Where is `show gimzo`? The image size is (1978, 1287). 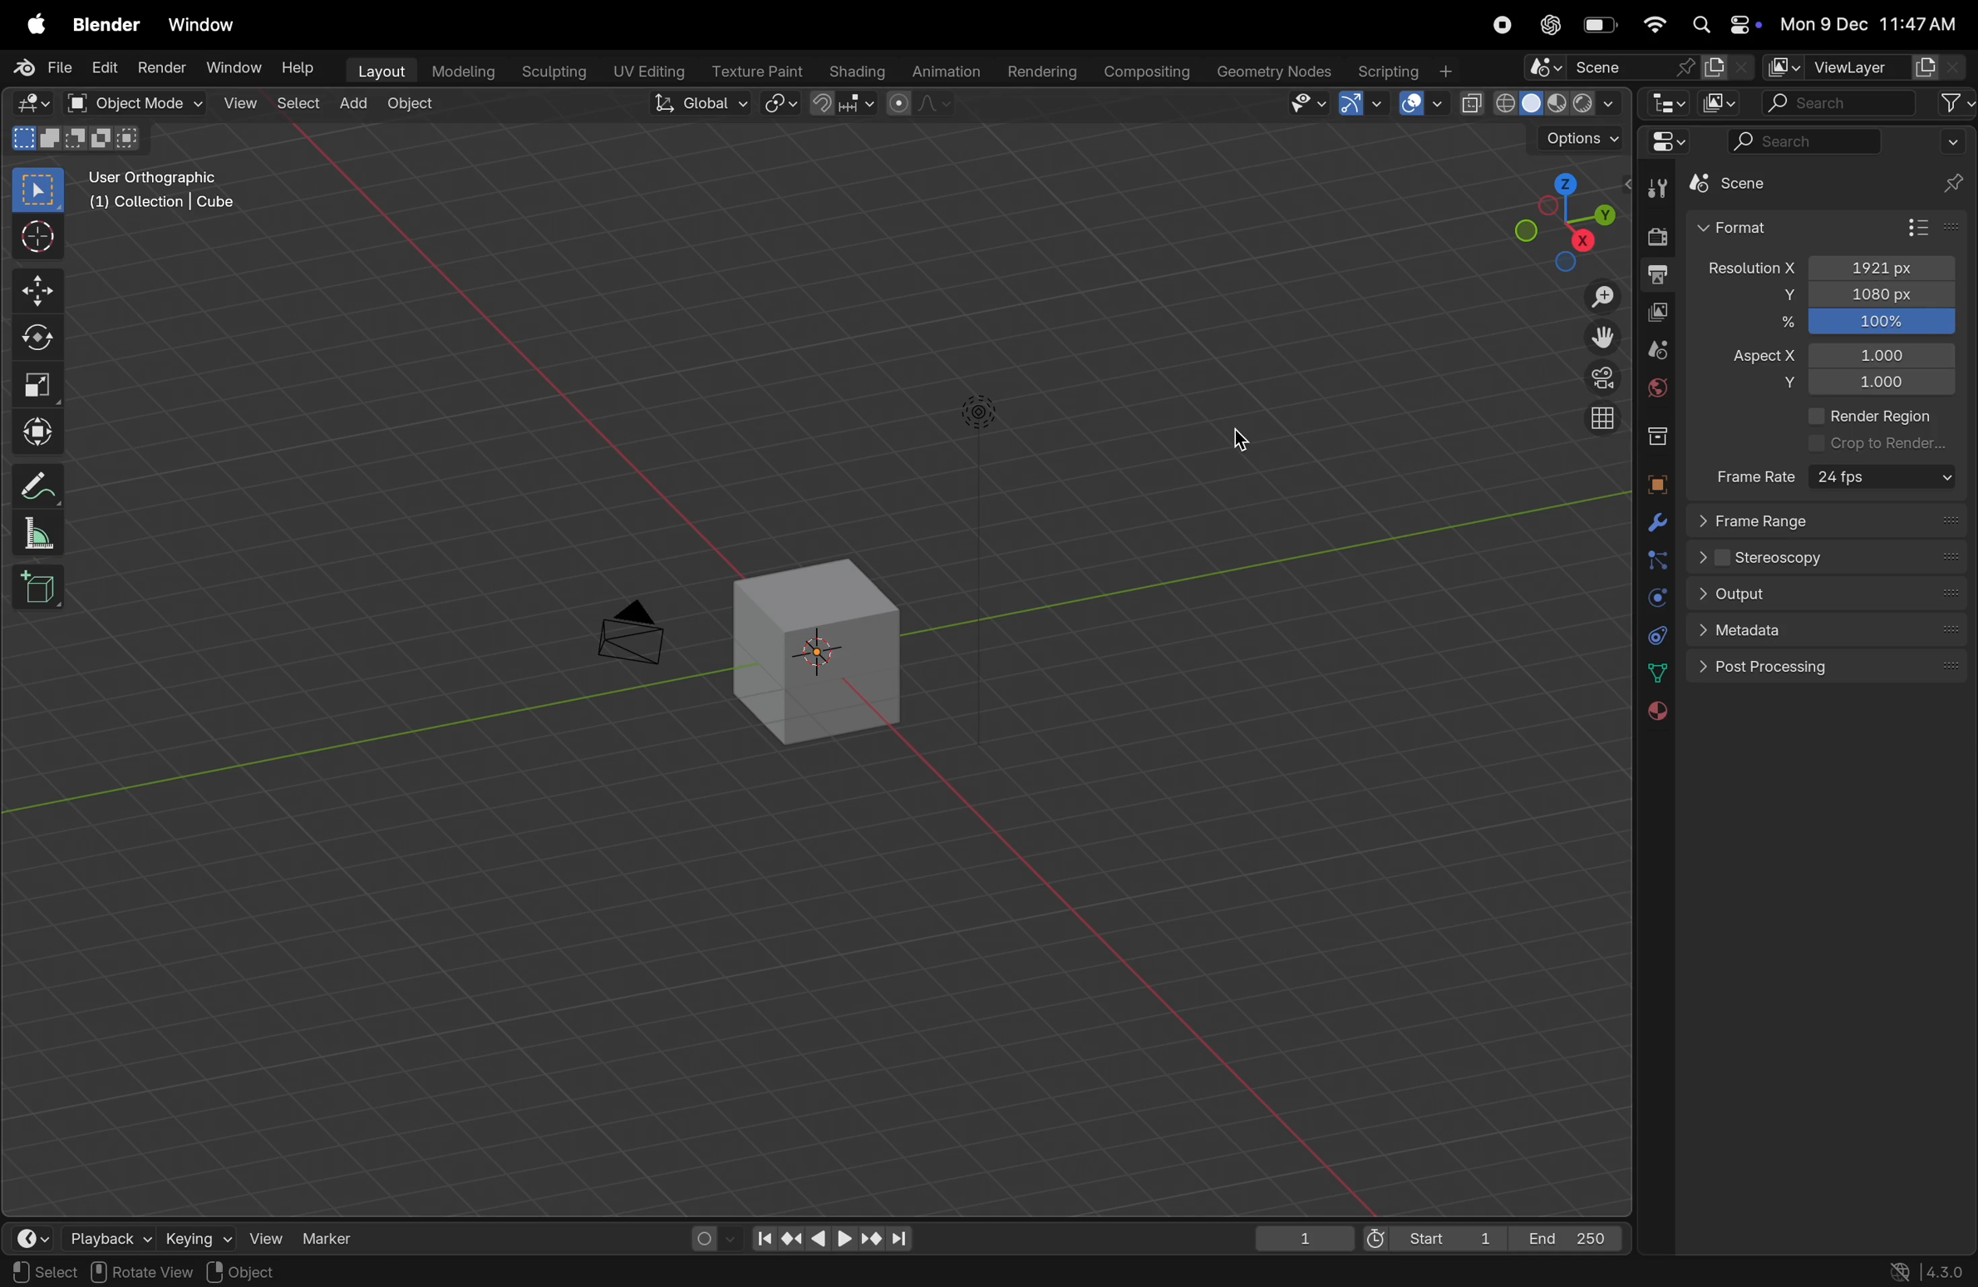 show gimzo is located at coordinates (1359, 104).